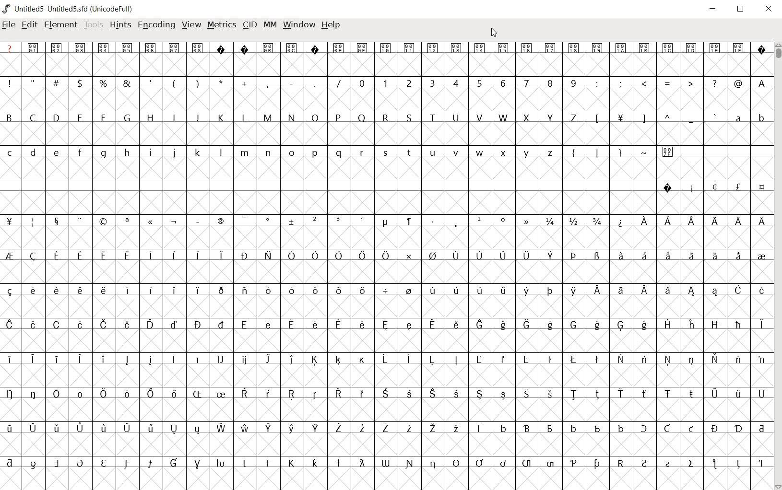 The width and height of the screenshot is (782, 490). Describe the element at coordinates (80, 326) in the screenshot. I see `Symbol` at that location.